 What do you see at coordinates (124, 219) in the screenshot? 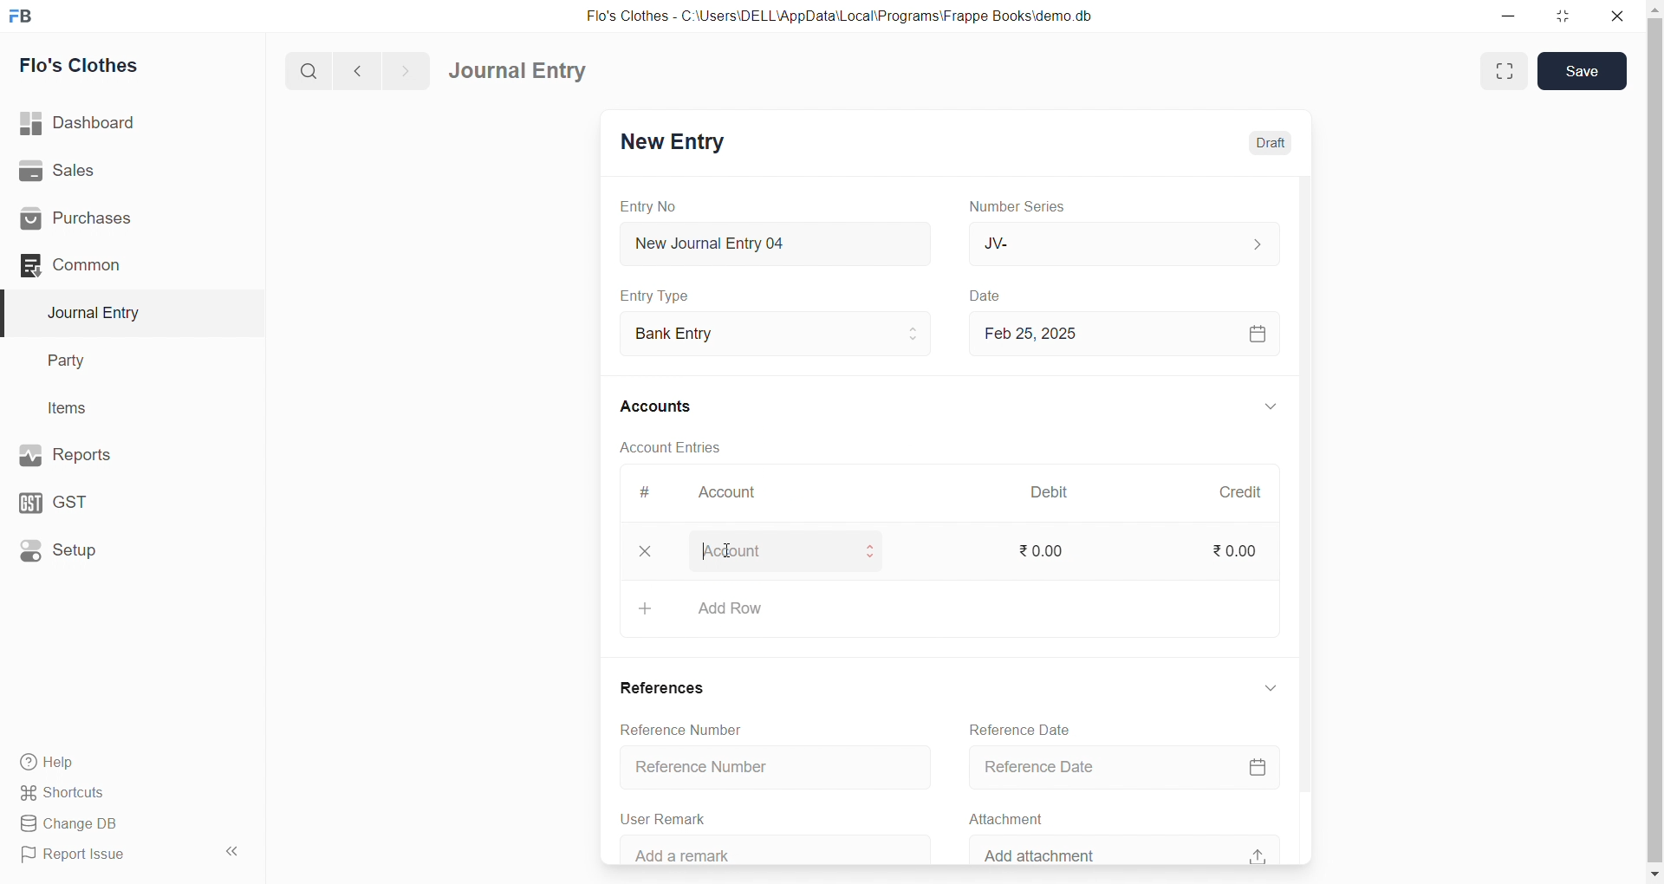
I see `Purchases` at bounding box center [124, 219].